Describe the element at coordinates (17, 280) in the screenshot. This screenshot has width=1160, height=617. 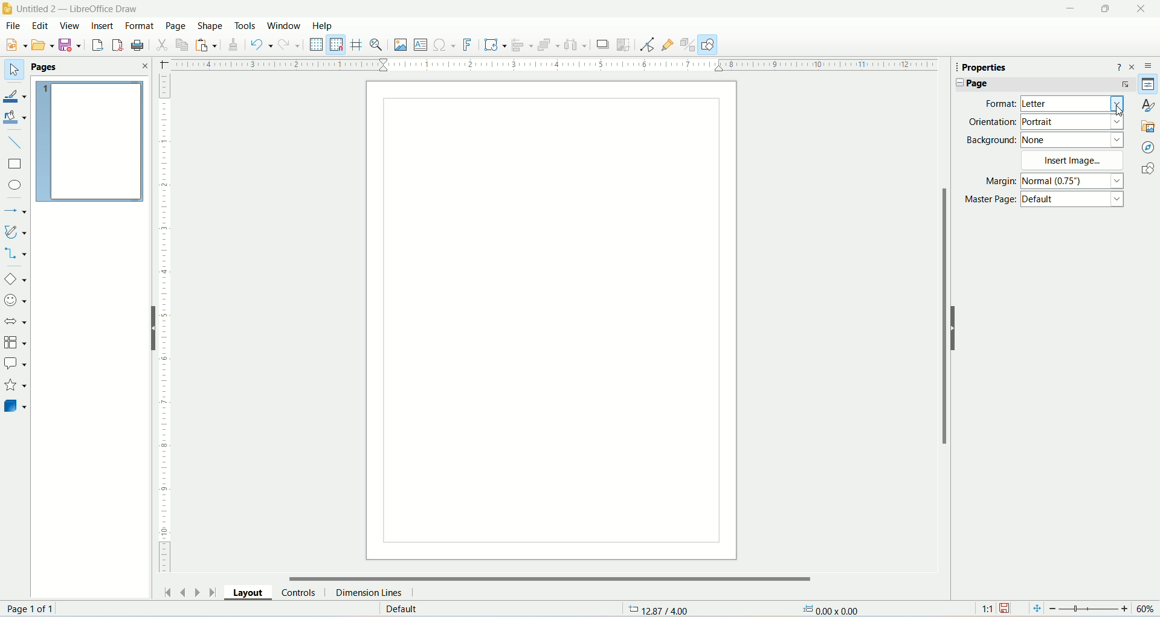
I see `basic shapes` at that location.